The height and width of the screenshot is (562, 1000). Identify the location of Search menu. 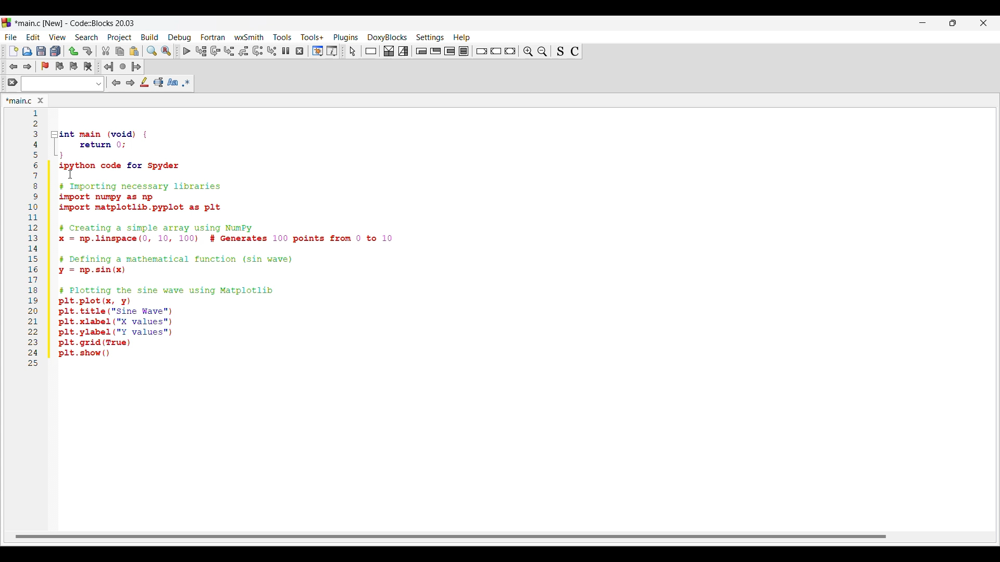
(87, 37).